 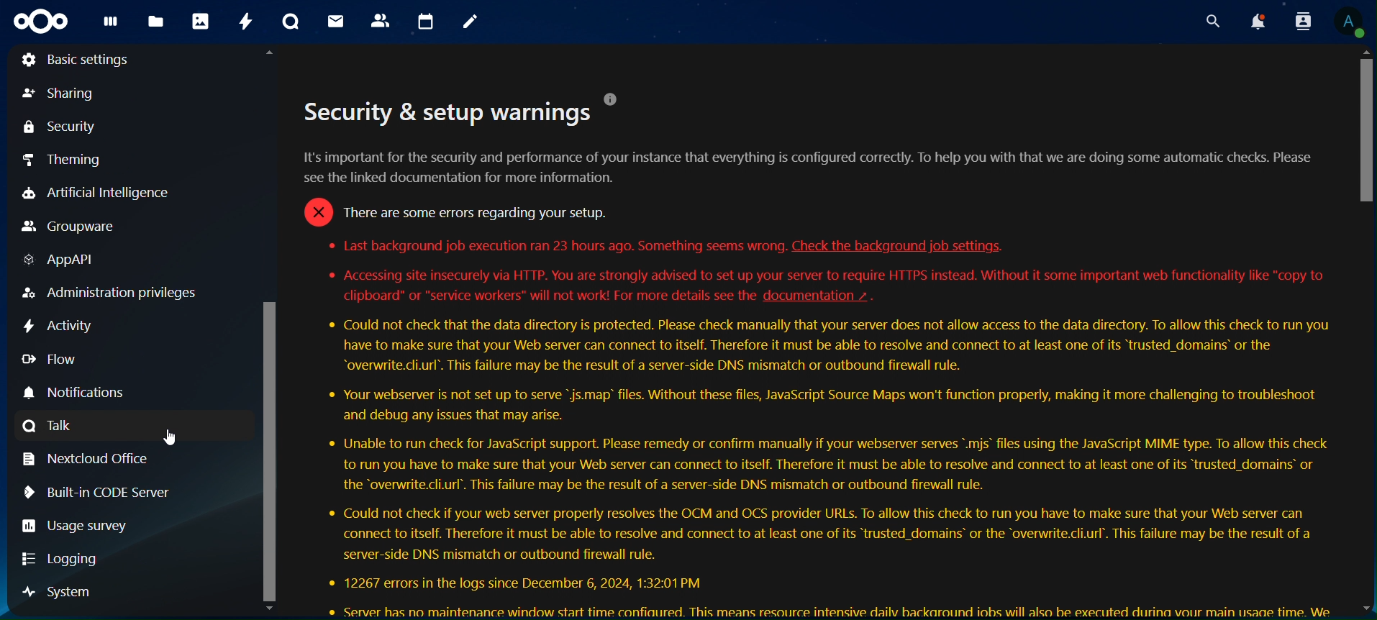 What do you see at coordinates (820, 405) in the screenshot?
I see `* Your webserver is not set up to serve "js.map’ files. Without these files, JavaScript Source Maps won't function properly, making it more challenging to troubleshoot
and debug any issues that may arise.` at bounding box center [820, 405].